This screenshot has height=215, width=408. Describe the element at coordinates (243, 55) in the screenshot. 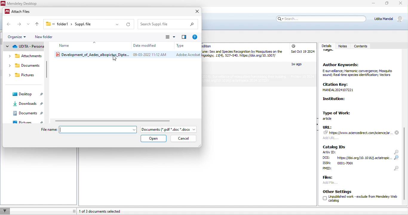

I see `article by Gibson and Russel, 2010` at that location.